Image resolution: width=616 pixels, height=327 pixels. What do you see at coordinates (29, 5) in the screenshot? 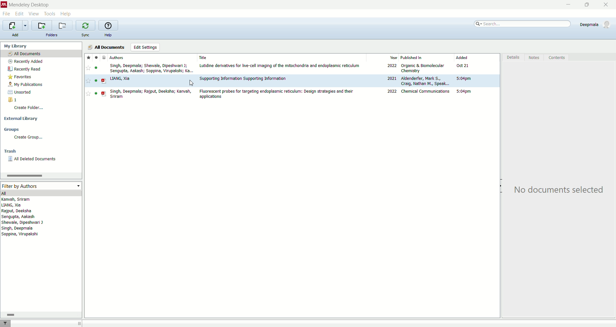
I see `mendeley desktop` at bounding box center [29, 5].